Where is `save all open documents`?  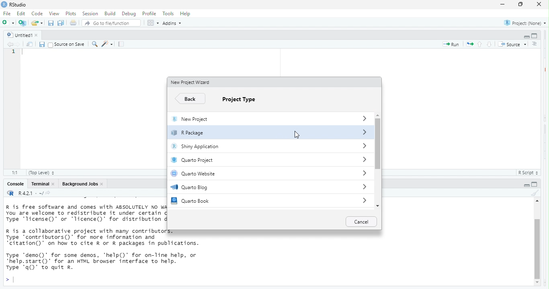
save all open documents is located at coordinates (61, 23).